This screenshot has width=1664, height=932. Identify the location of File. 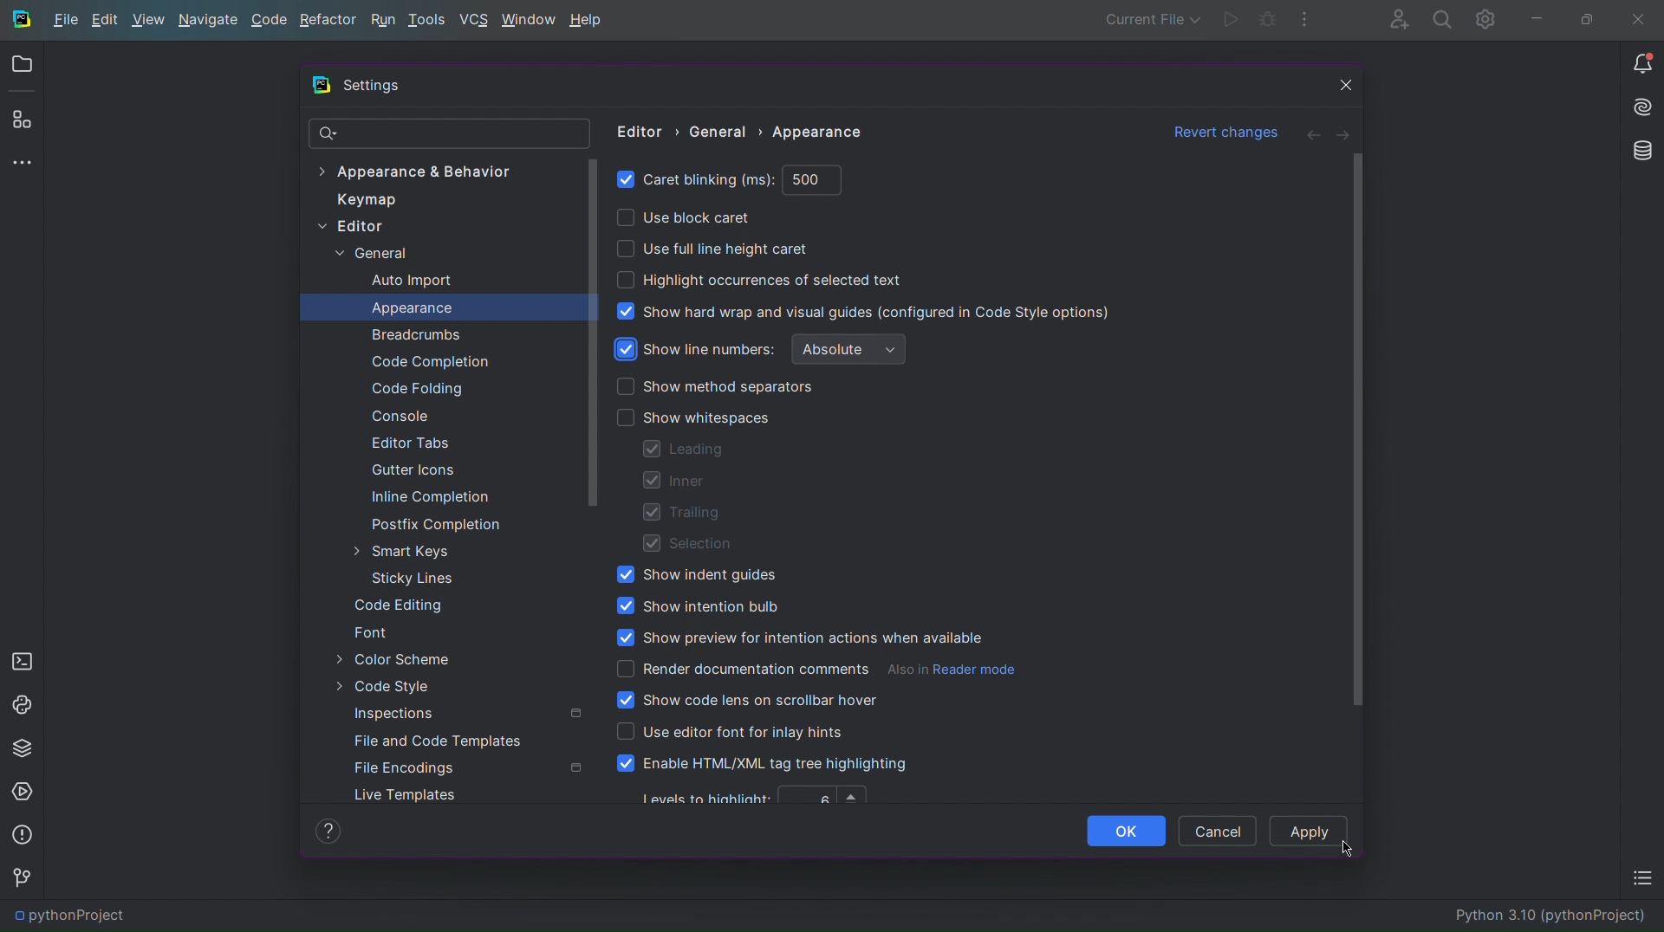
(64, 21).